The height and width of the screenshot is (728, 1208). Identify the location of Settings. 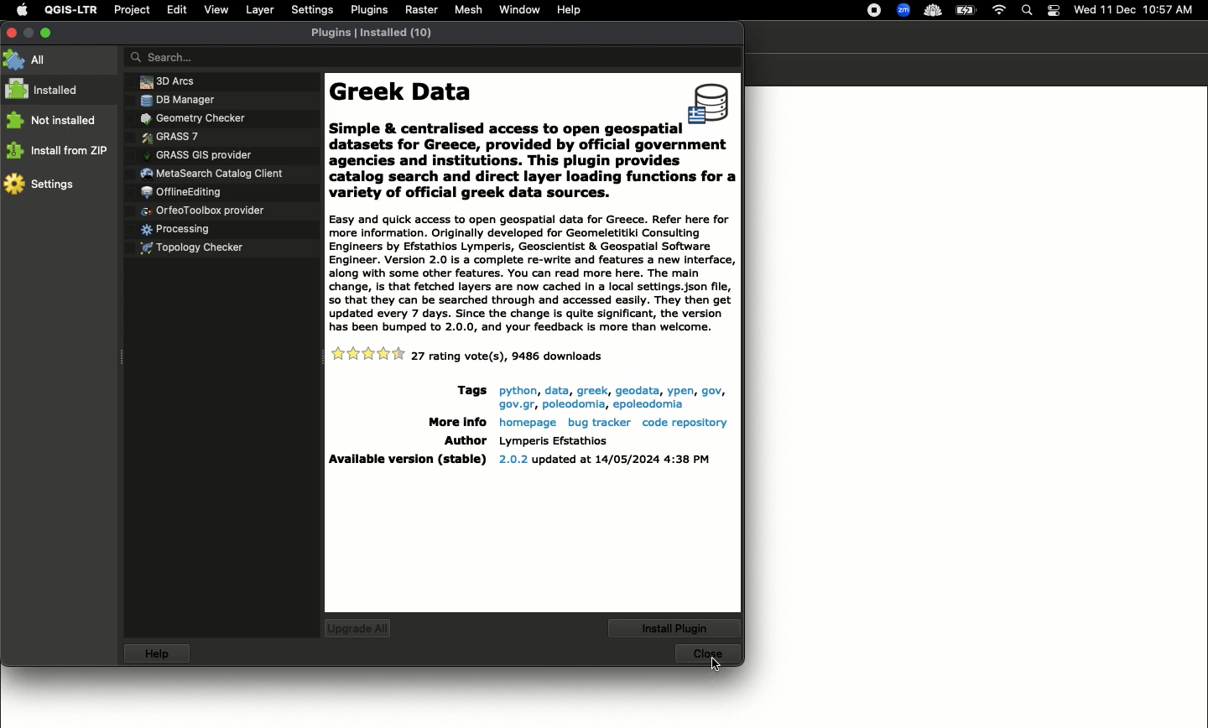
(311, 9).